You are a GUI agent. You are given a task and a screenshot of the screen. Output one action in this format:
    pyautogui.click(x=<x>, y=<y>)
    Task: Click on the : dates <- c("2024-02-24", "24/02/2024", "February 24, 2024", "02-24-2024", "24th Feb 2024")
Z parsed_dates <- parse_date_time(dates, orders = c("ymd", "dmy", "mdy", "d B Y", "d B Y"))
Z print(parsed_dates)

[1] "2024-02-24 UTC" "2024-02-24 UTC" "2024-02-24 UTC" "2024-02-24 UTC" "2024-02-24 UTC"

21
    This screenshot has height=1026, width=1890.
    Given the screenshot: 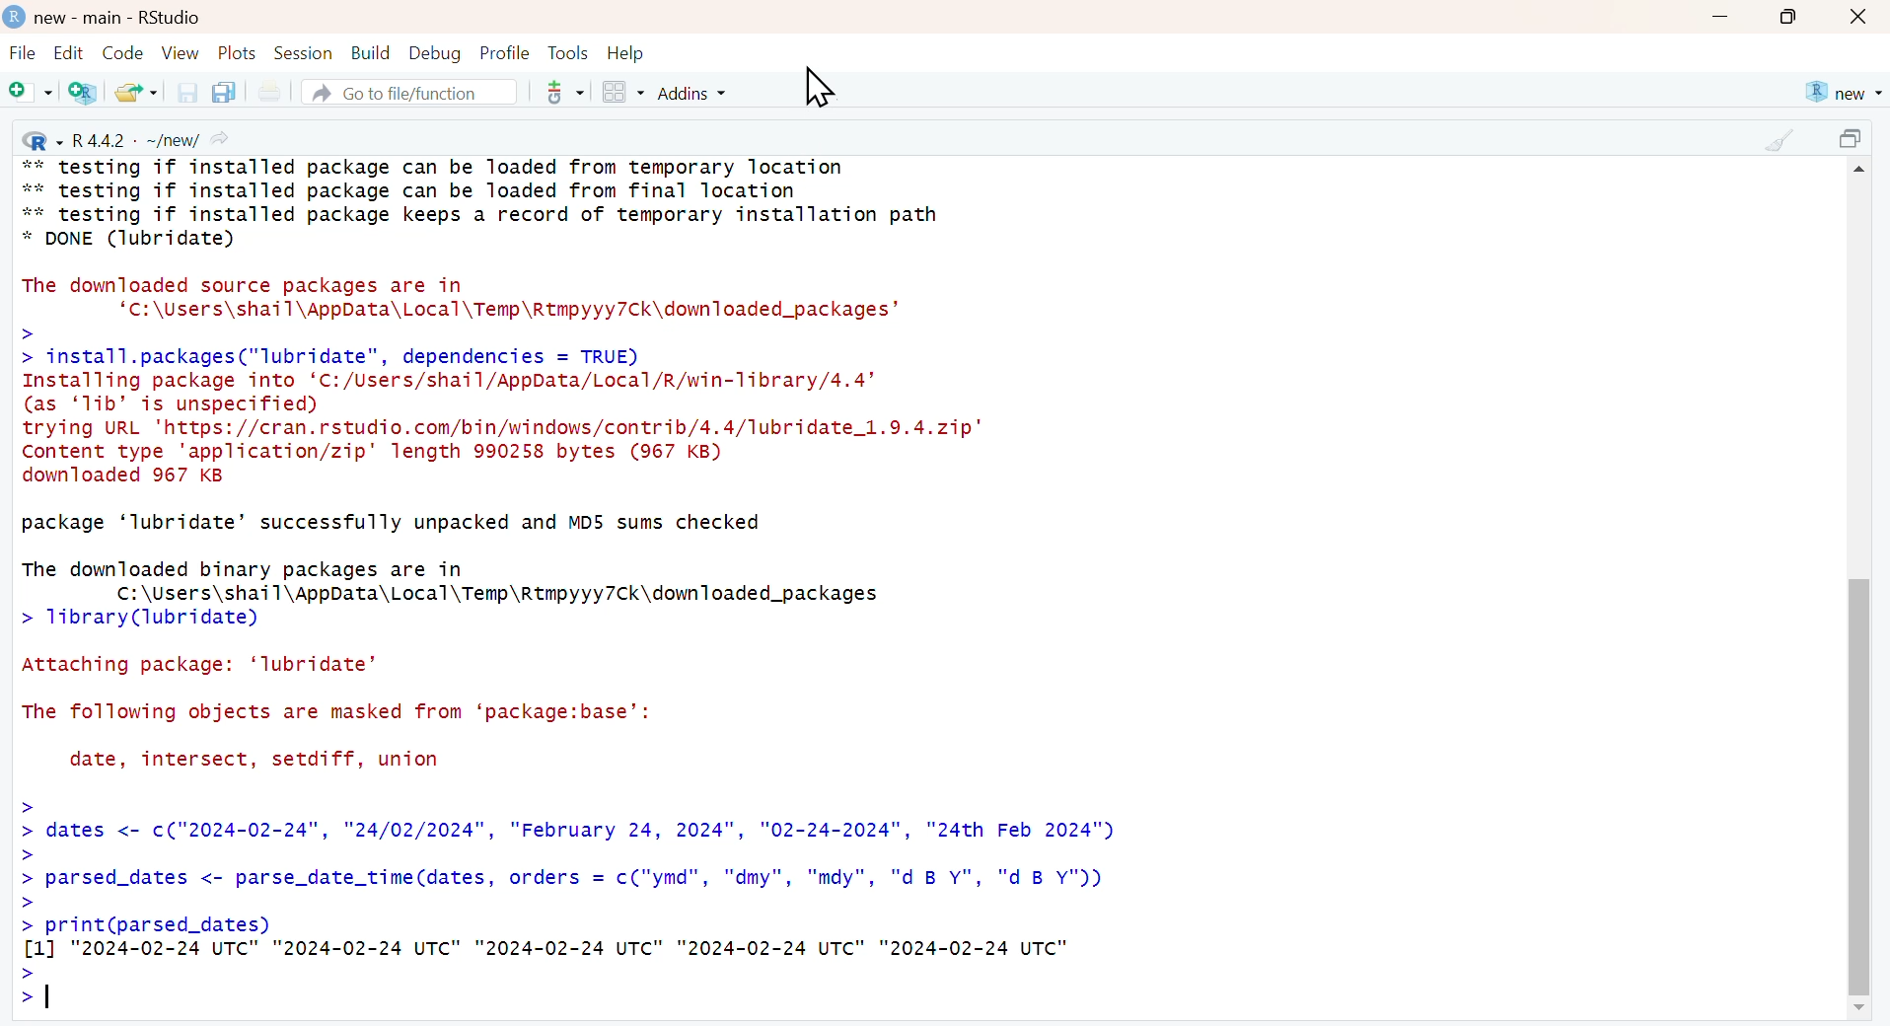 What is the action you would take?
    pyautogui.click(x=572, y=903)
    